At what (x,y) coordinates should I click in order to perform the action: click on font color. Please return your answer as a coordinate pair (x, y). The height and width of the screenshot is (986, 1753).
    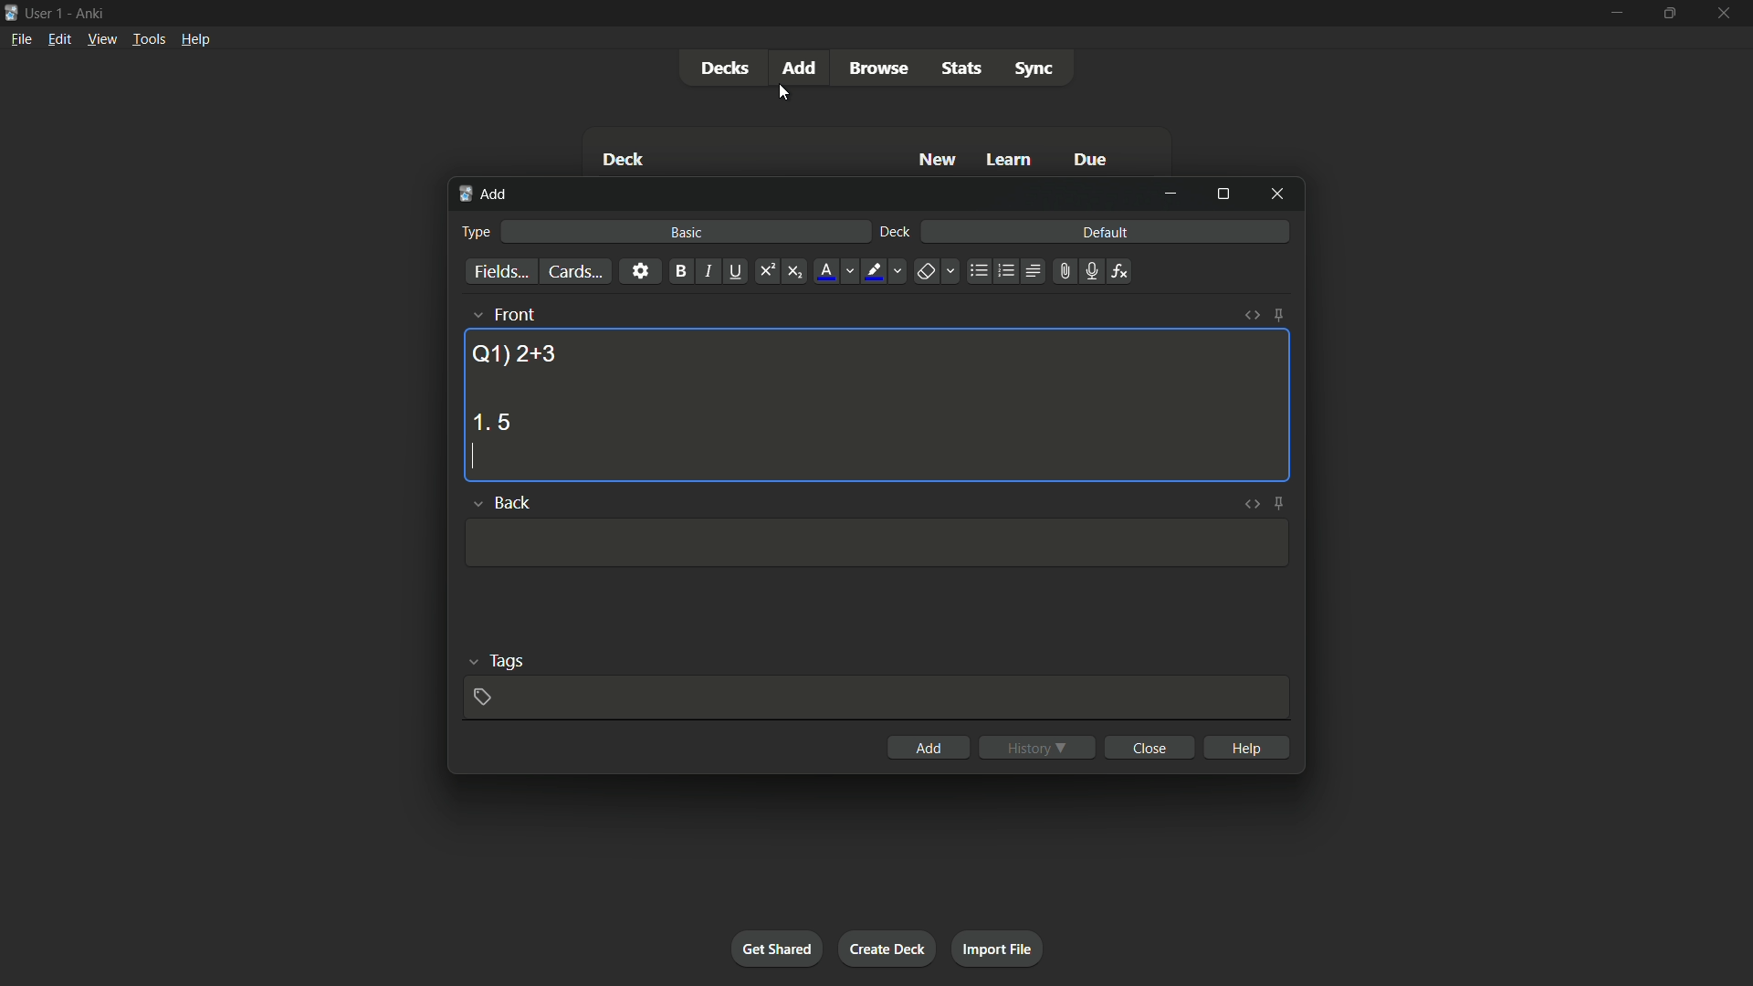
    Looking at the image, I should click on (827, 271).